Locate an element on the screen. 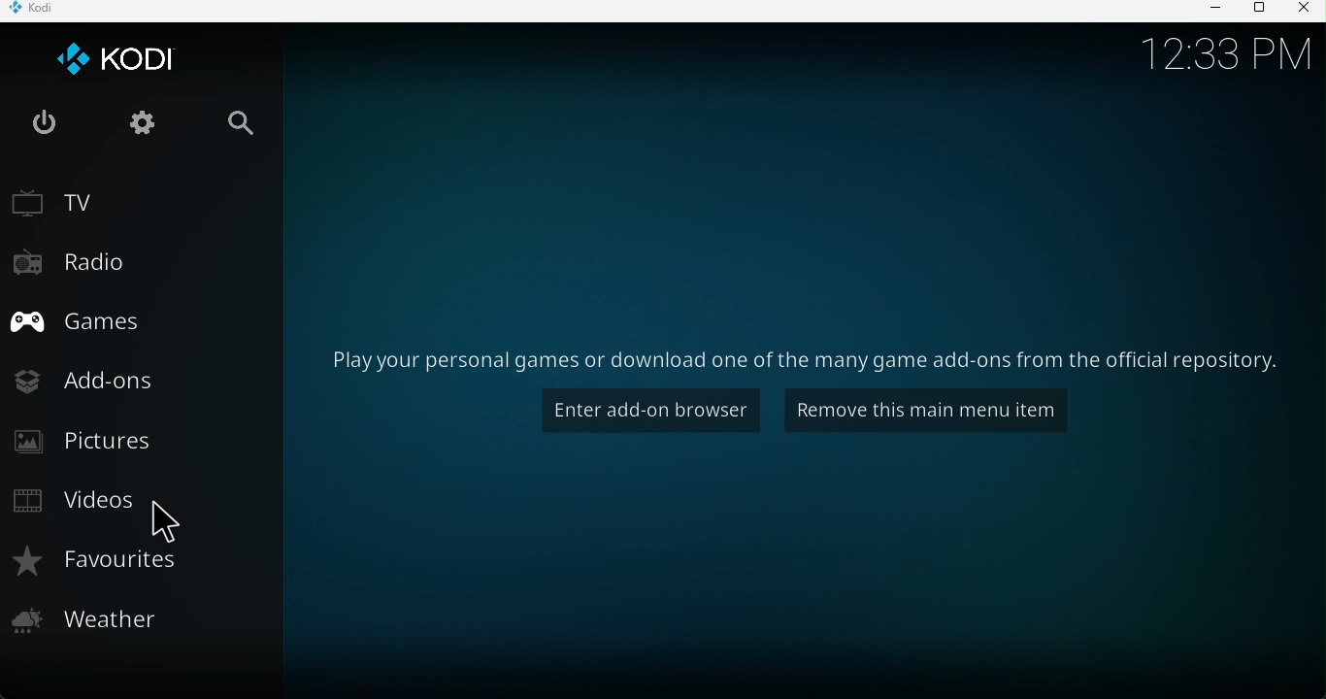 This screenshot has width=1326, height=699. Favourites is located at coordinates (117, 572).